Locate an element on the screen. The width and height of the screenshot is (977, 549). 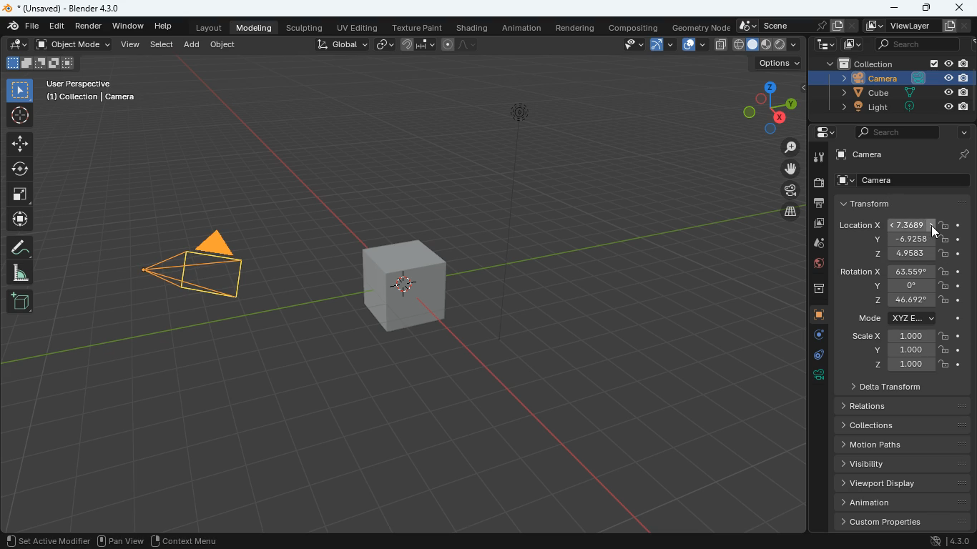
4.3.0 is located at coordinates (950, 540).